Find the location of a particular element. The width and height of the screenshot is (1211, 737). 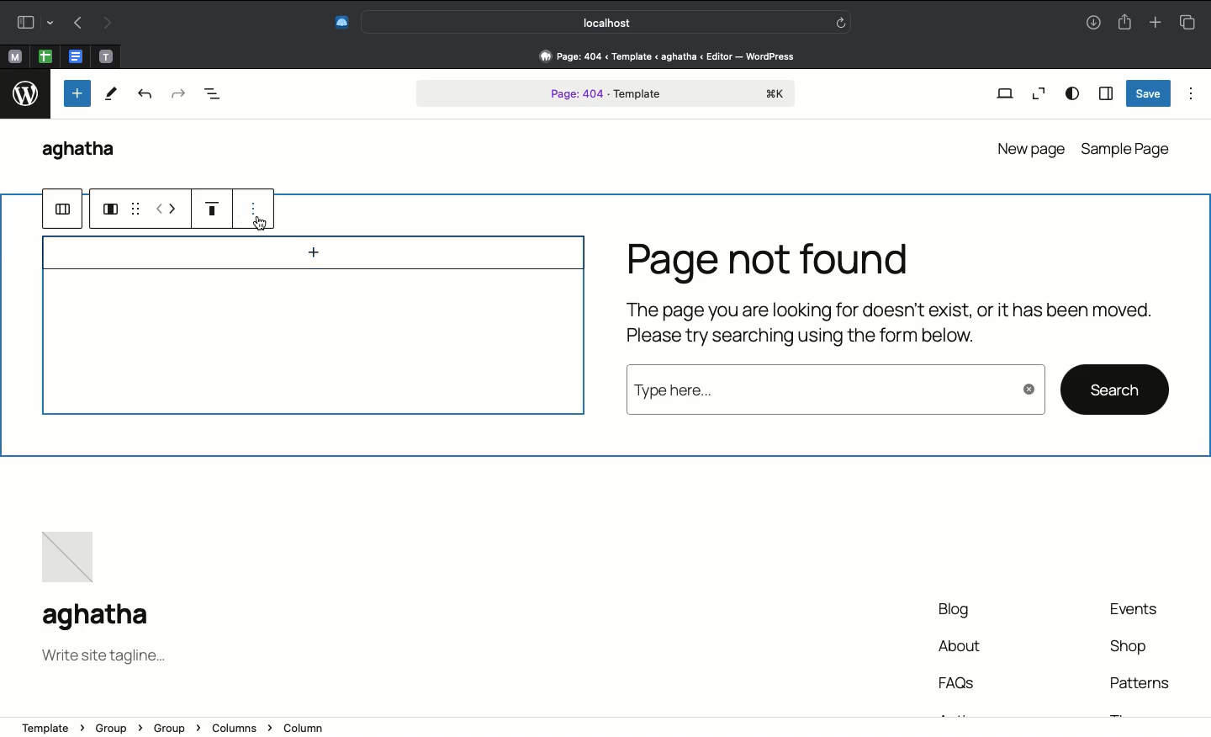

Undo is located at coordinates (78, 22).